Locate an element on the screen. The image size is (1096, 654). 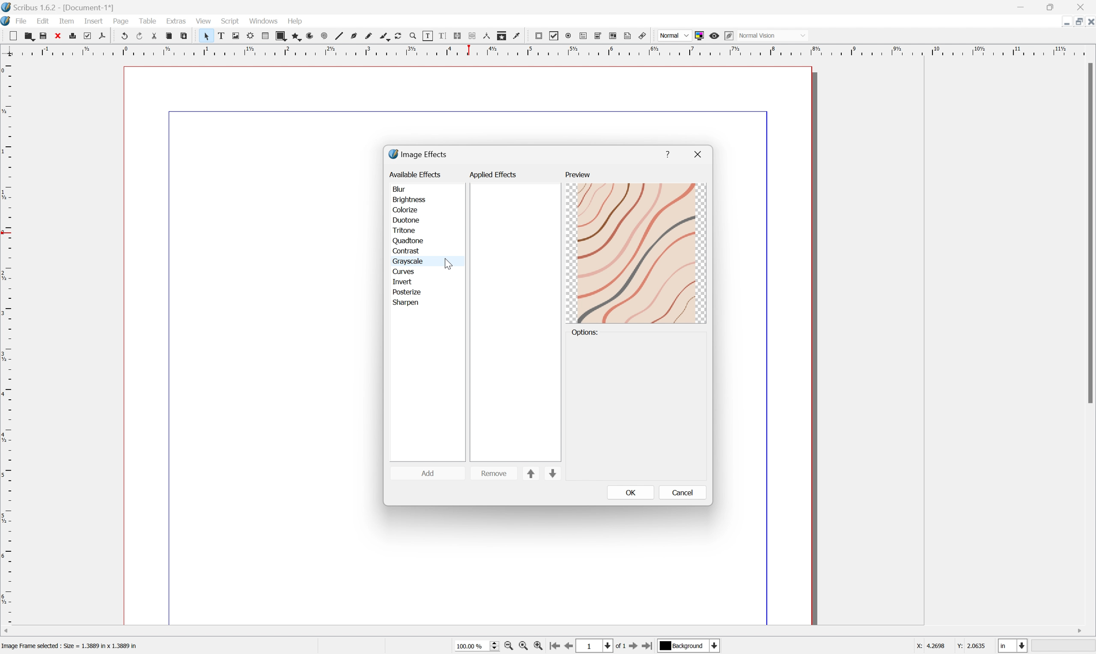
Go to the previous page is located at coordinates (572, 646).